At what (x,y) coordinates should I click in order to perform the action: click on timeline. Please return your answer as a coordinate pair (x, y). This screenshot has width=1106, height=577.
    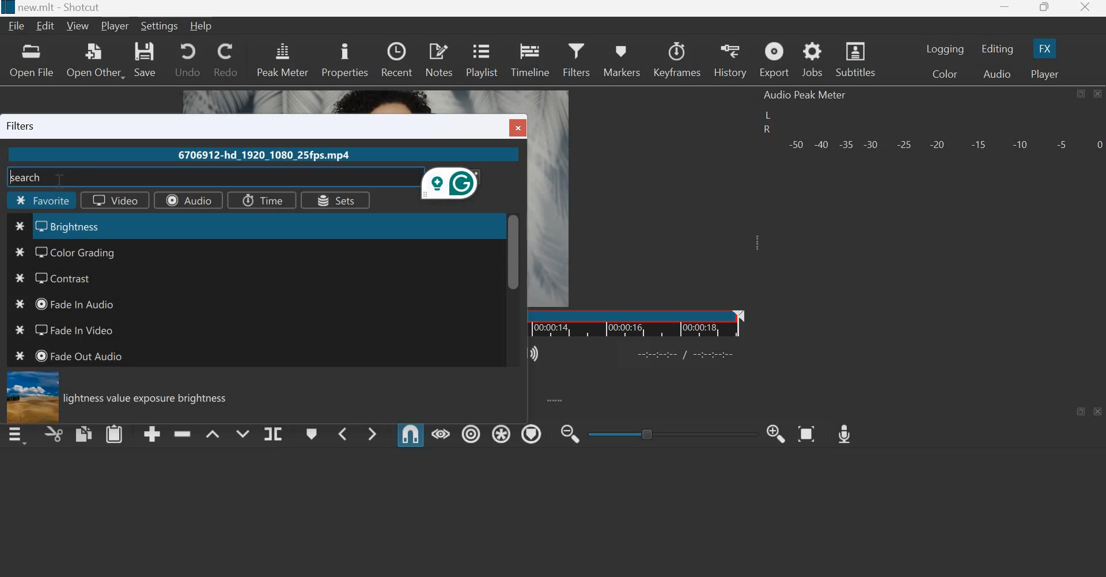
    Looking at the image, I should click on (531, 58).